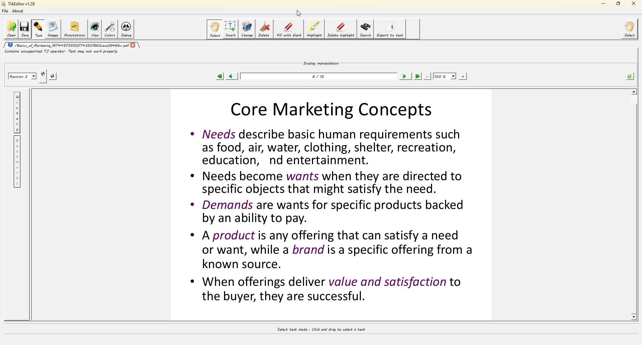 The height and width of the screenshot is (345, 642). Describe the element at coordinates (220, 77) in the screenshot. I see `first page` at that location.